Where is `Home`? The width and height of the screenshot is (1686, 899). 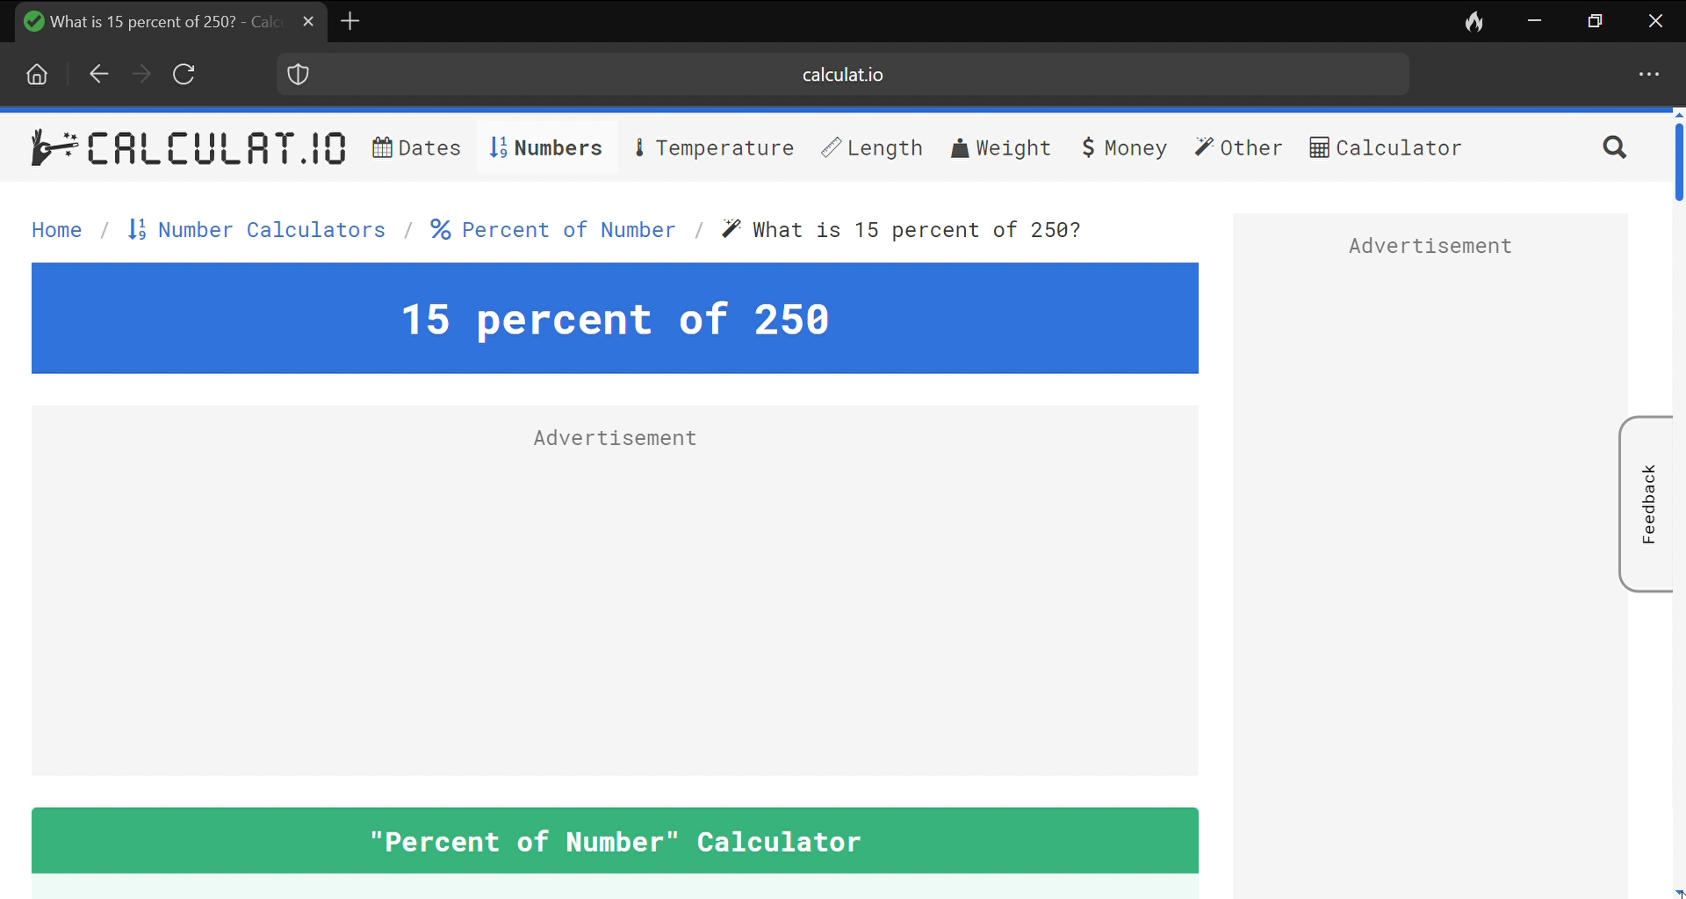 Home is located at coordinates (40, 75).